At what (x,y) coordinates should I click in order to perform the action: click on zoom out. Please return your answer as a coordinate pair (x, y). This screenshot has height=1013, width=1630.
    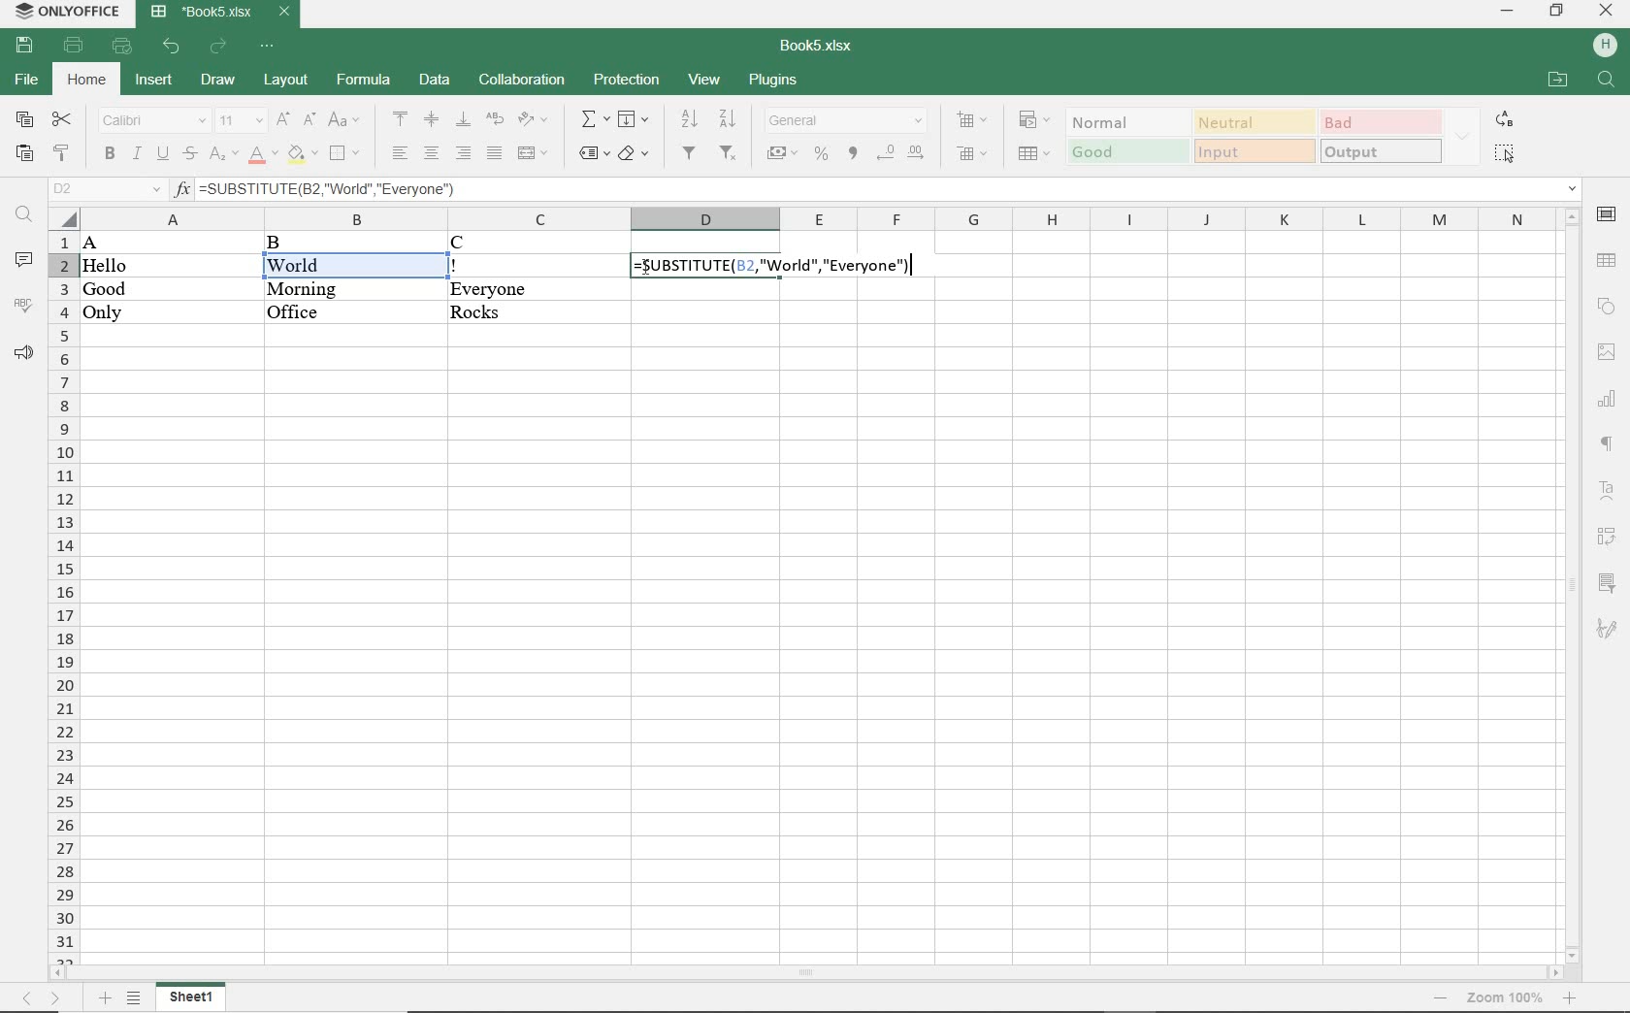
    Looking at the image, I should click on (1439, 997).